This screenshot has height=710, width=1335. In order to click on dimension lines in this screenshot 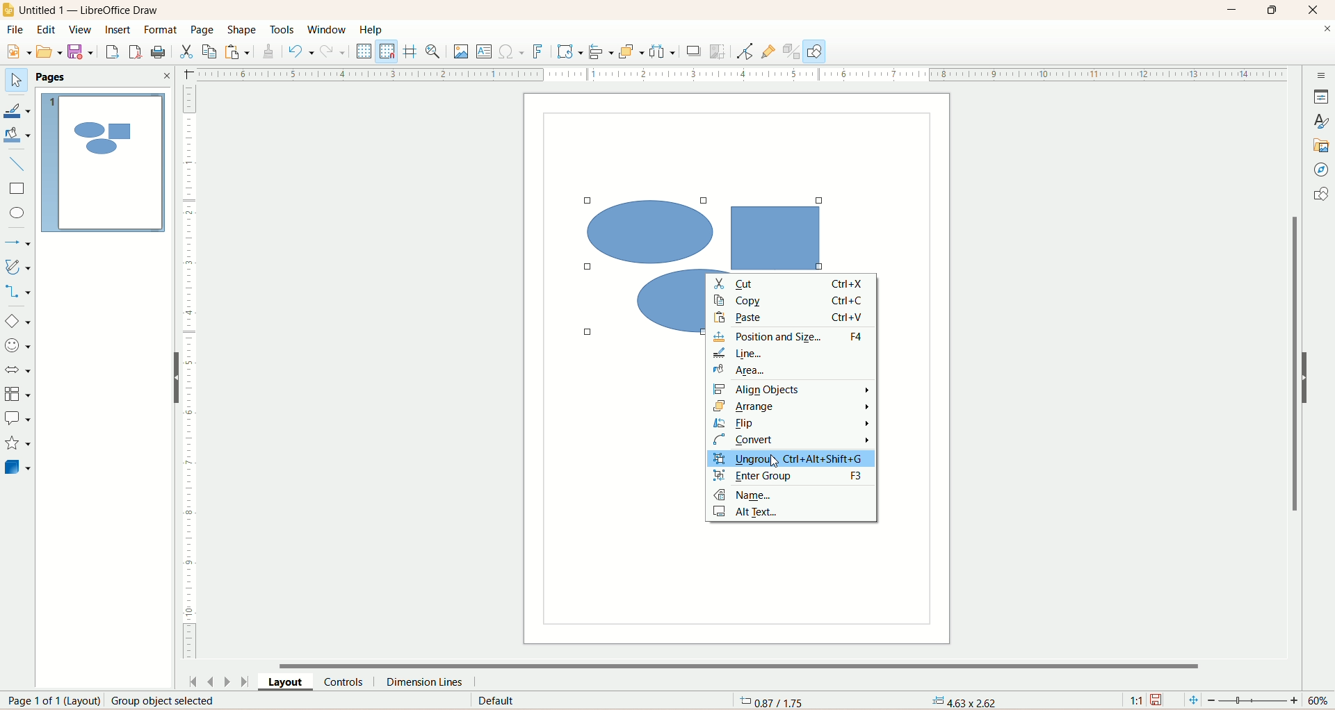, I will do `click(426, 682)`.